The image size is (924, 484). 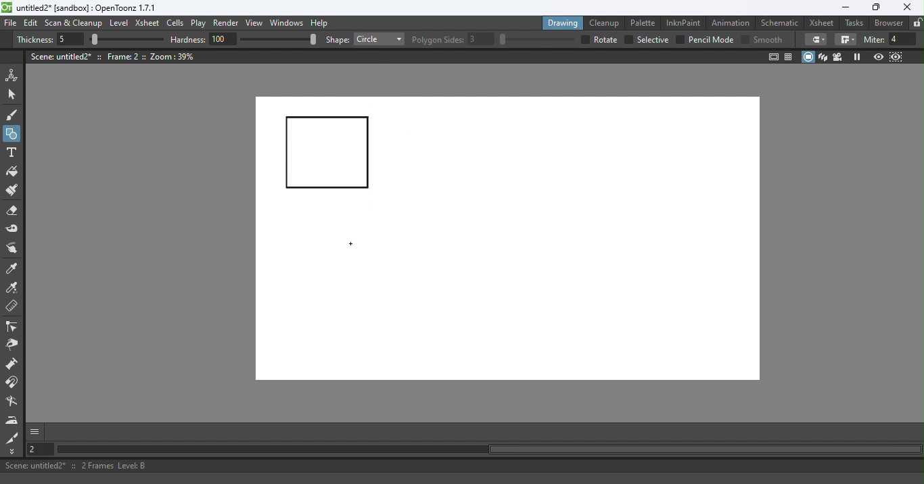 I want to click on Windows, so click(x=287, y=24).